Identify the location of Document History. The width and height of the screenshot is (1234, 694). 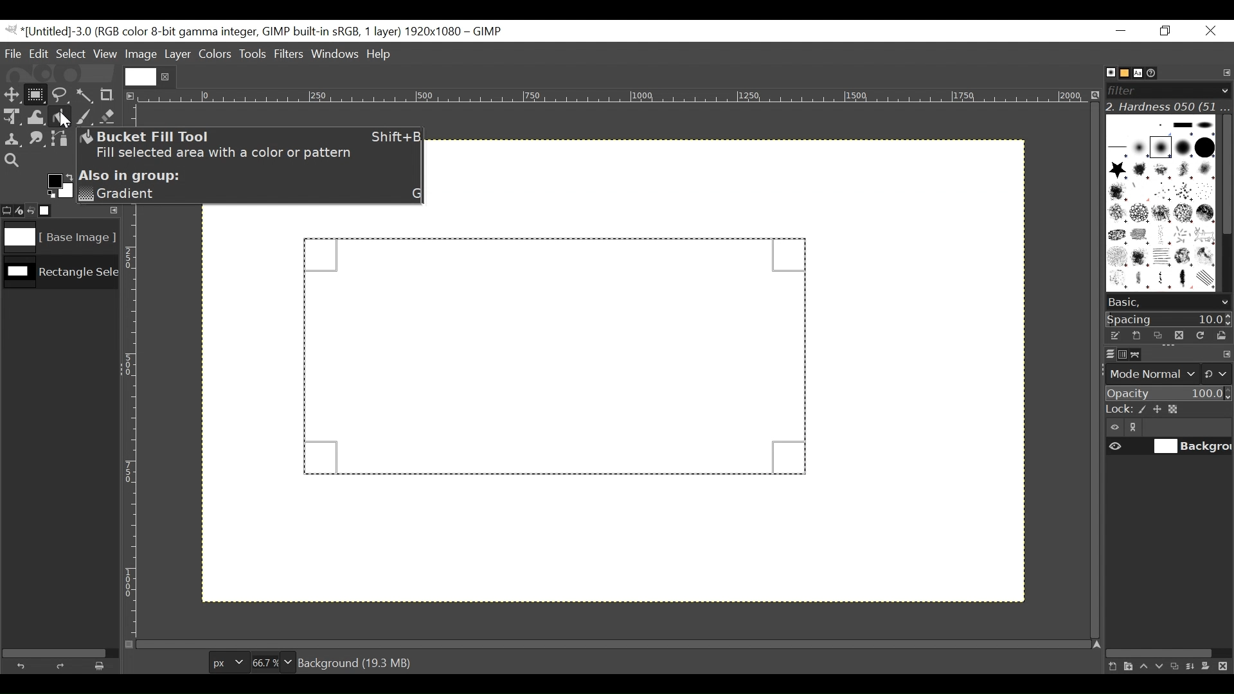
(1156, 72).